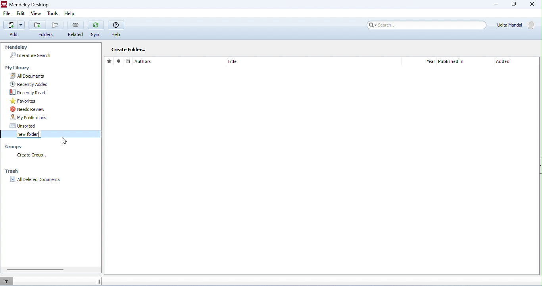 The width and height of the screenshot is (542, 286). What do you see at coordinates (431, 62) in the screenshot?
I see `year` at bounding box center [431, 62].